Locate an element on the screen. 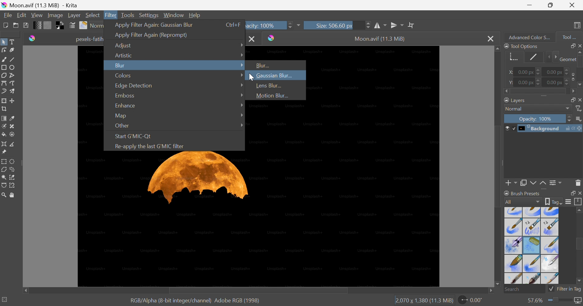 Image resolution: width=583 pixels, height=306 pixels. Duplicate layer or mask down is located at coordinates (523, 184).